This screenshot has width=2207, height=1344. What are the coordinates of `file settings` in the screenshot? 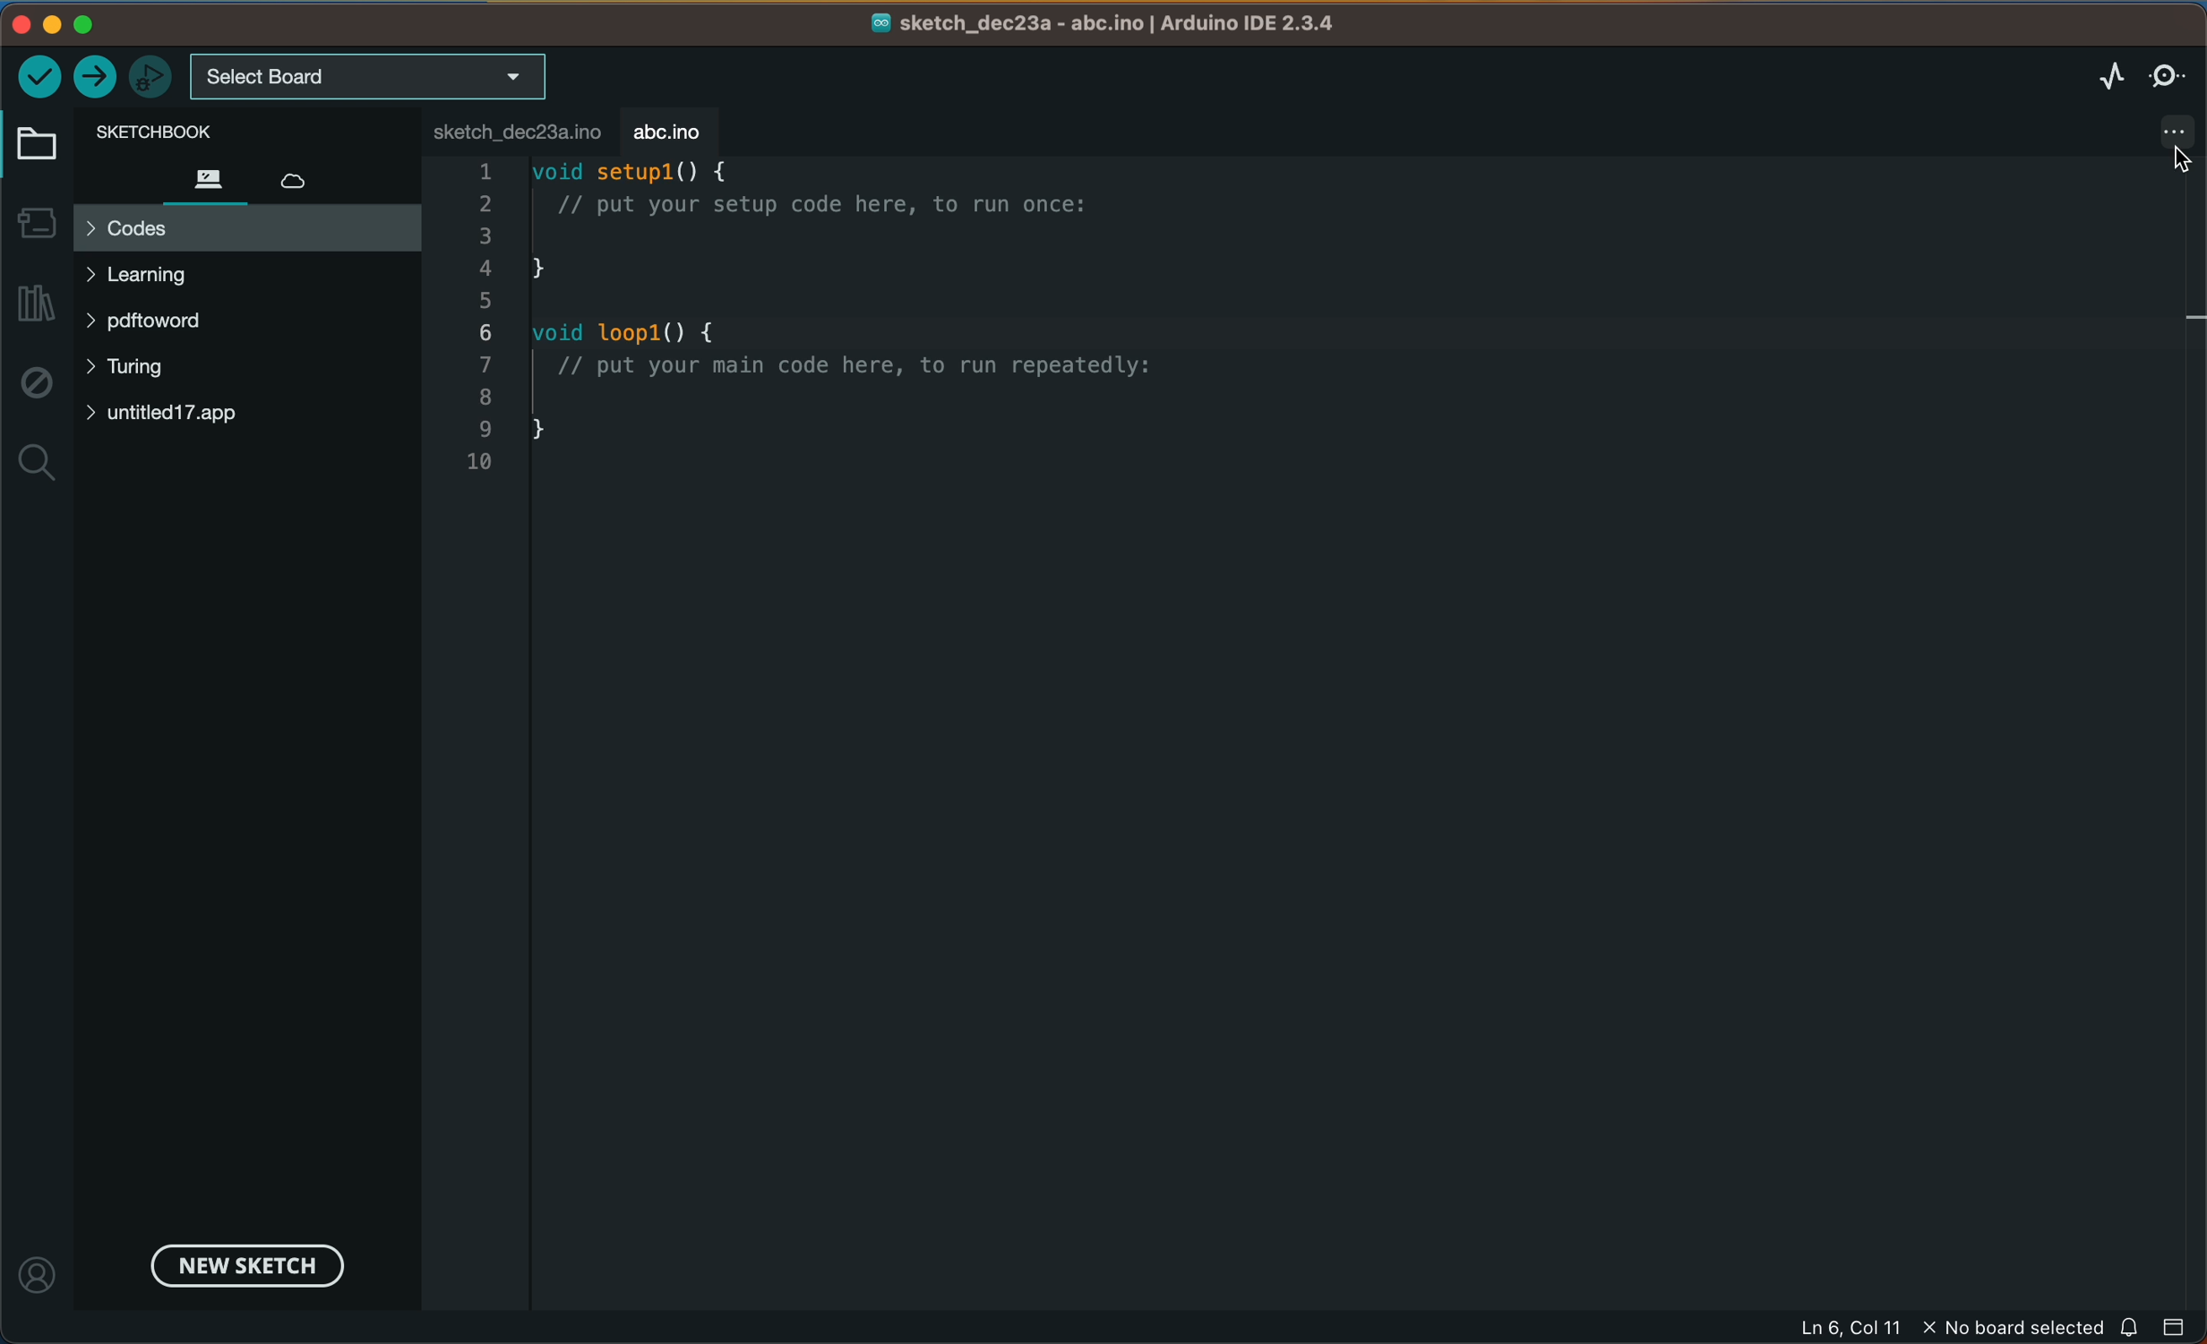 It's located at (2145, 128).